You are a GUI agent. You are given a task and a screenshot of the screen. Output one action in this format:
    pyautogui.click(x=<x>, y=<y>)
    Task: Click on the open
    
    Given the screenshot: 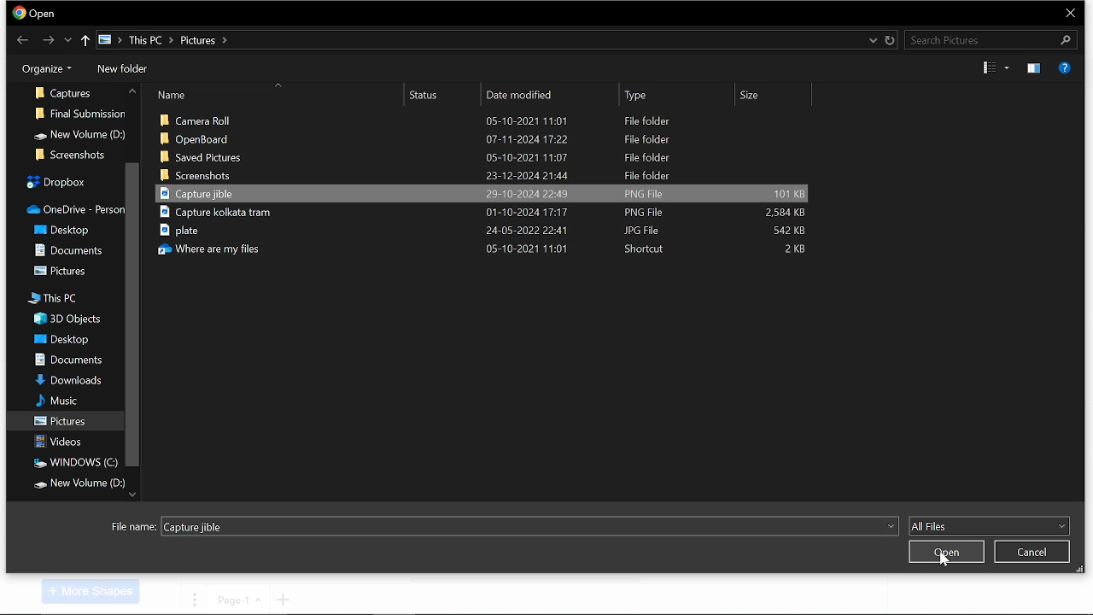 What is the action you would take?
    pyautogui.click(x=944, y=552)
    